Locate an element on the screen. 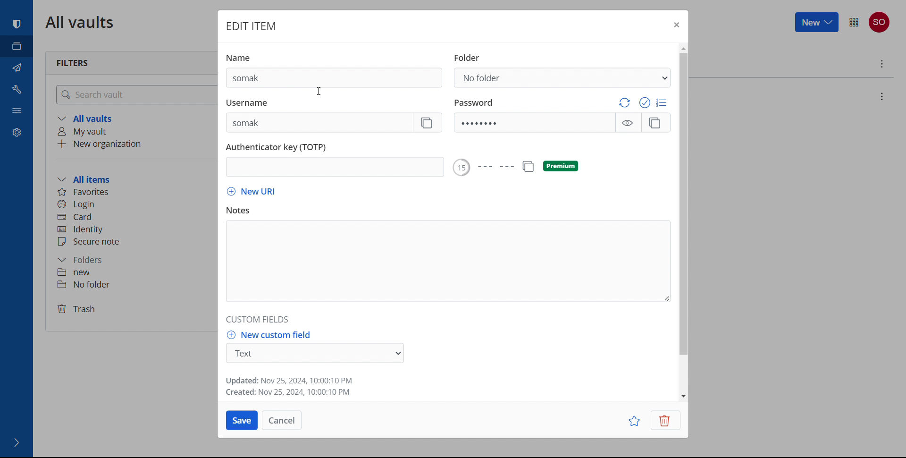  username is located at coordinates (319, 123).